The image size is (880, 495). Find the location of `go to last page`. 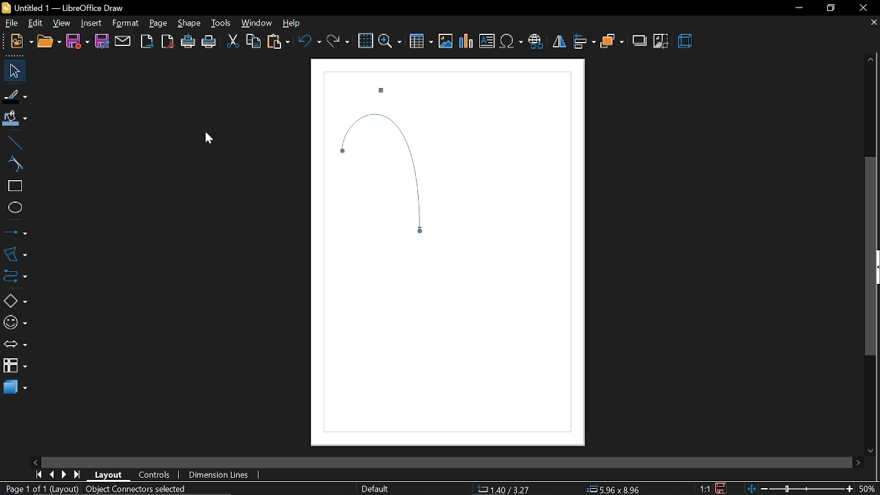

go to last page is located at coordinates (78, 474).